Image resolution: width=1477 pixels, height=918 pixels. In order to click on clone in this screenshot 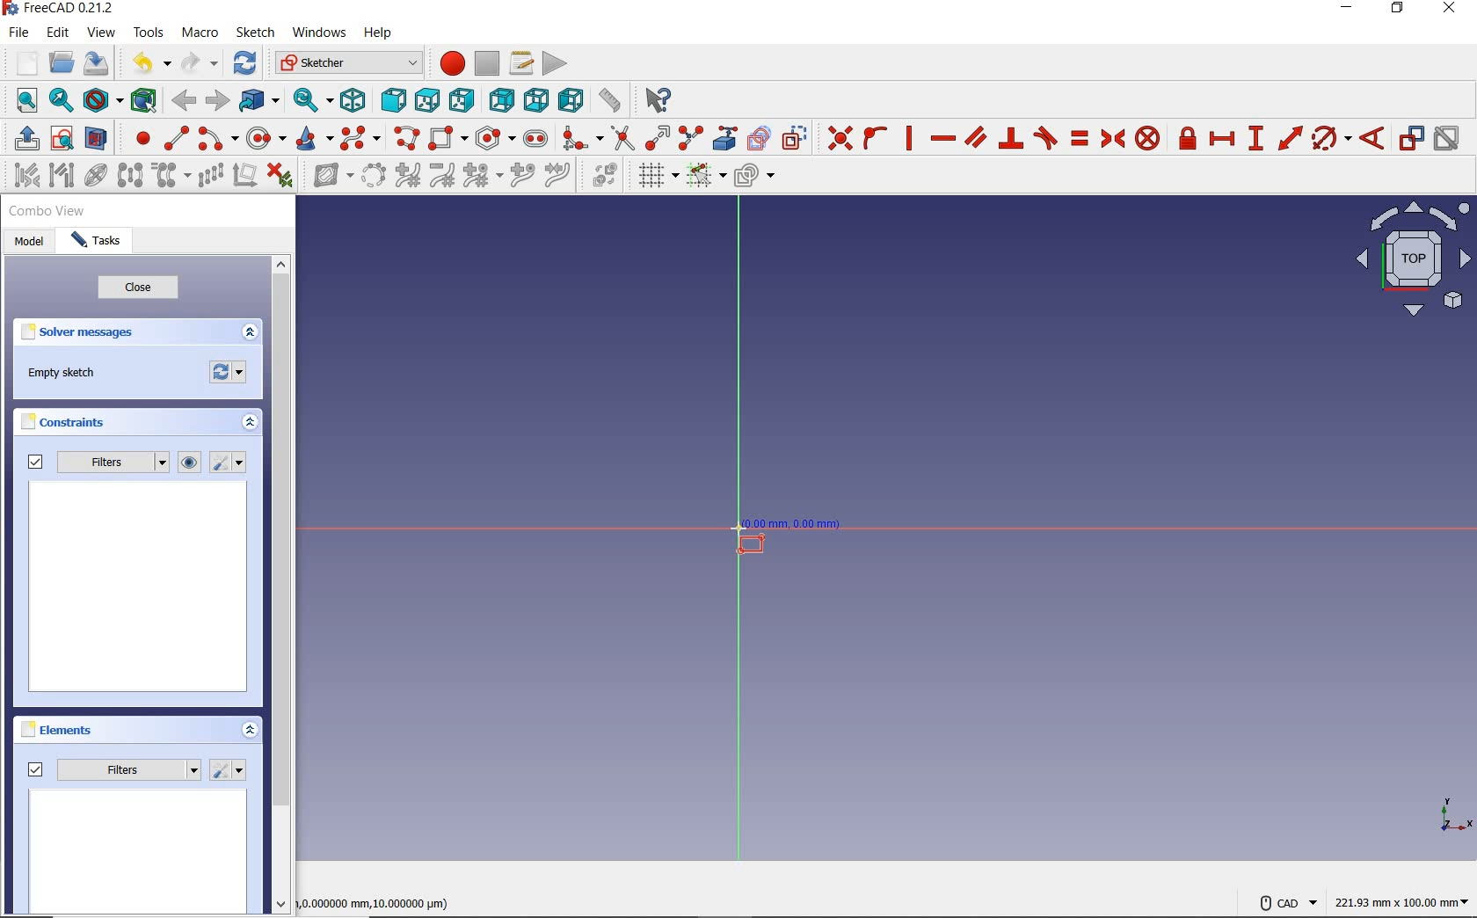, I will do `click(172, 176)`.